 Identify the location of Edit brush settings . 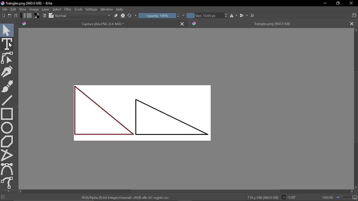
(45, 16).